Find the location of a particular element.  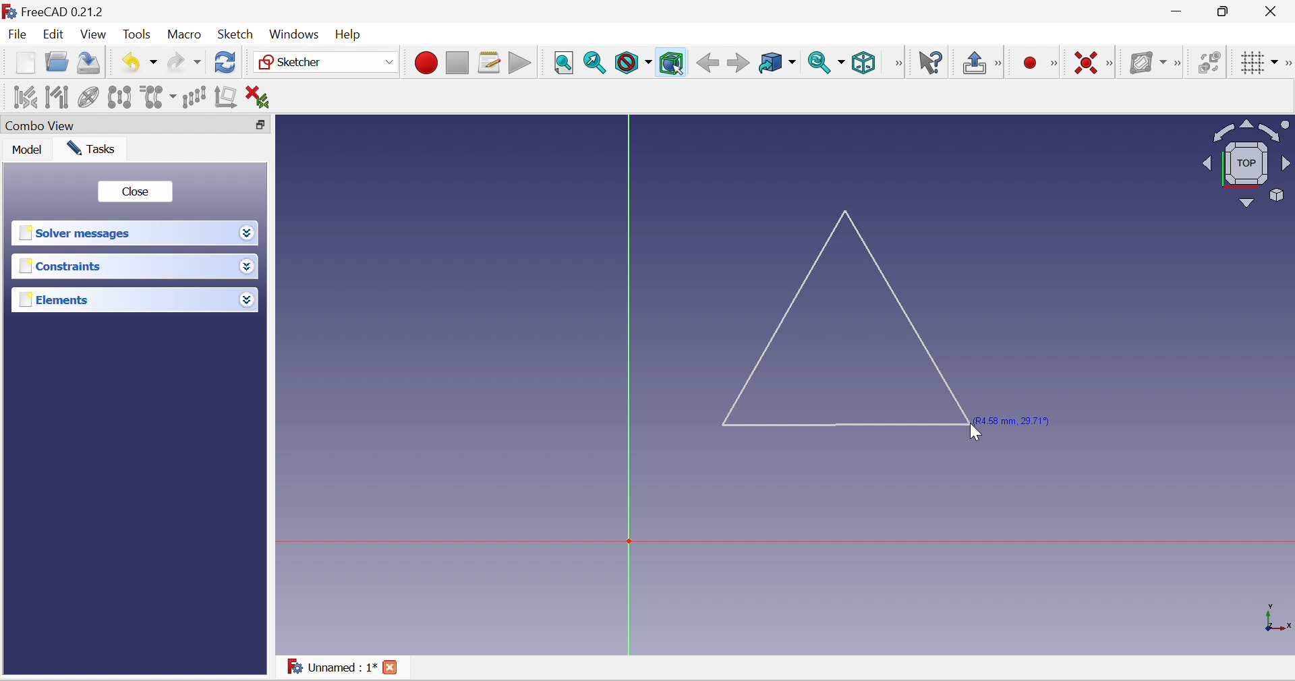

View is located at coordinates (94, 36).